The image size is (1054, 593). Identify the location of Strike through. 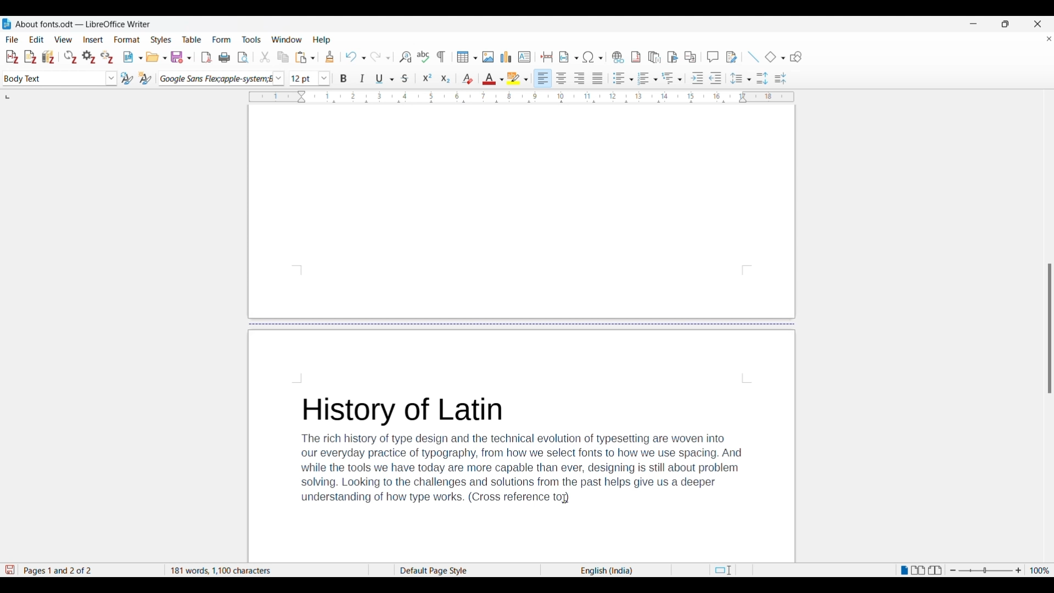
(405, 79).